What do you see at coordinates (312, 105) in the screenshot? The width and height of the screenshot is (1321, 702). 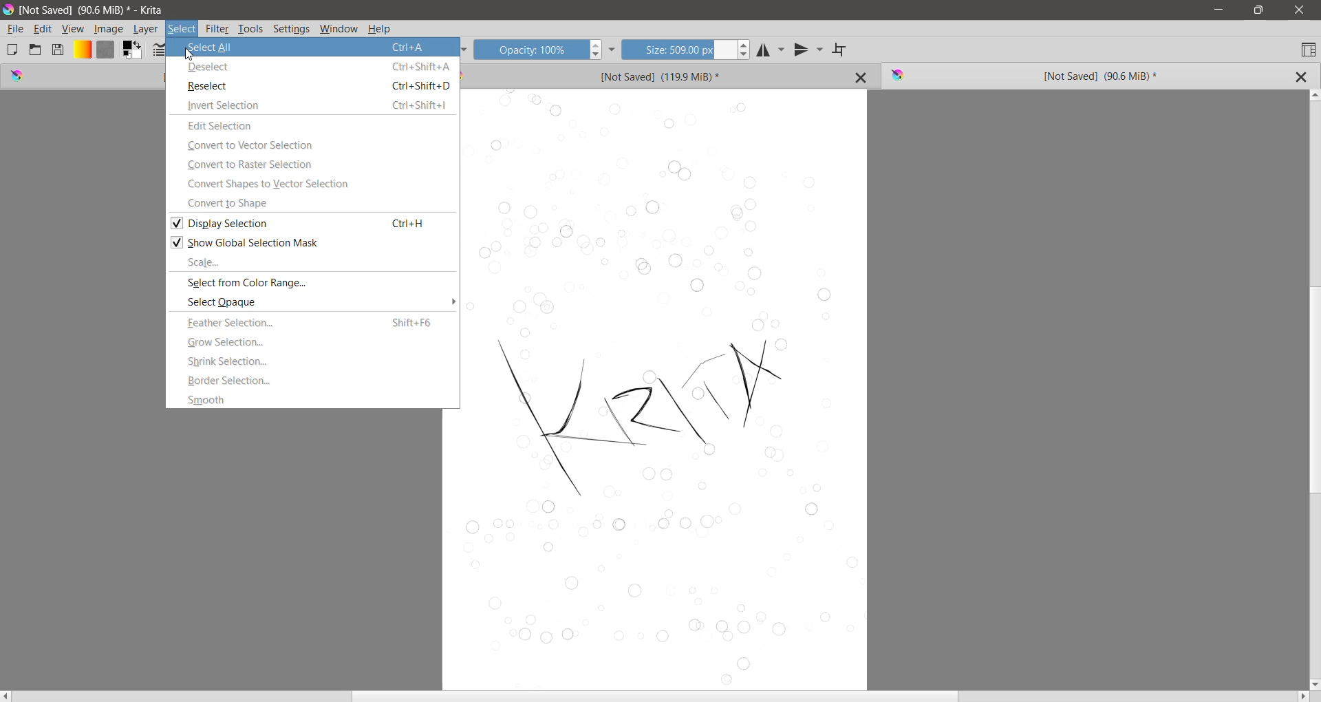 I see `Invert Selection` at bounding box center [312, 105].